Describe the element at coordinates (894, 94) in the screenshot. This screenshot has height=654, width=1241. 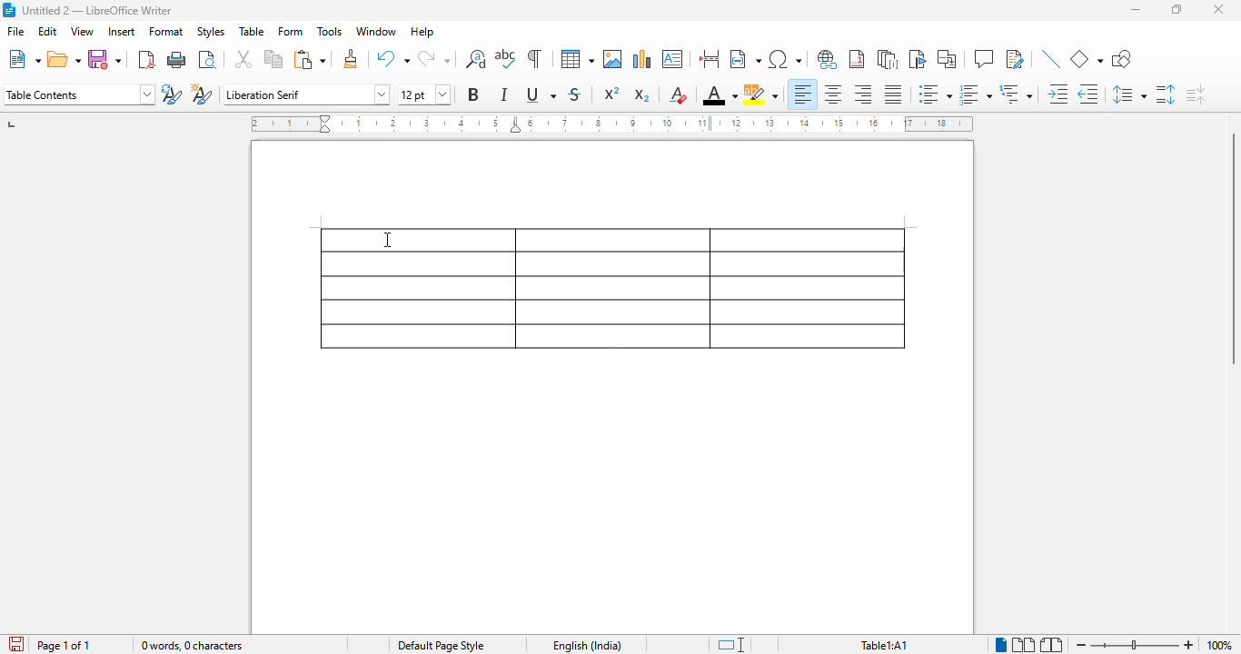
I see `justified` at that location.